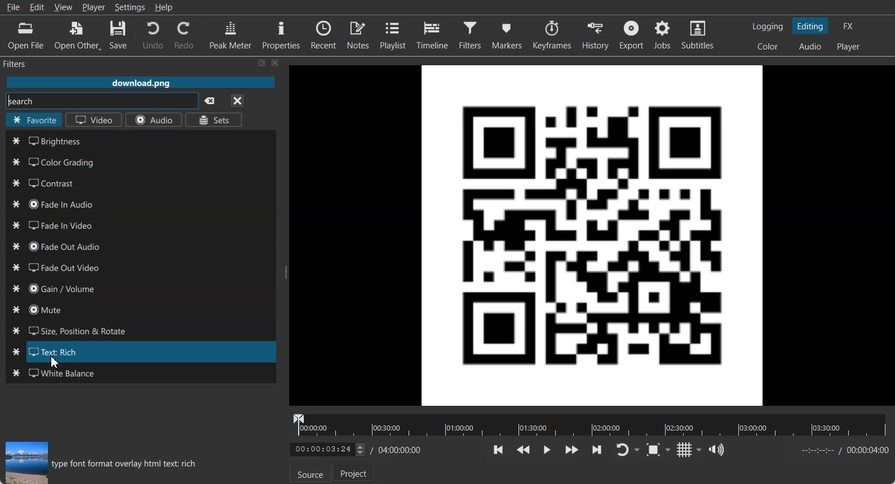  Describe the element at coordinates (663, 35) in the screenshot. I see `Jobs` at that location.